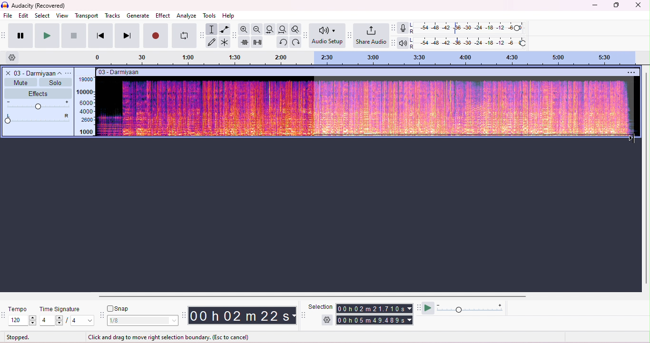 The image size is (650, 343). What do you see at coordinates (13, 58) in the screenshot?
I see `timeline options` at bounding box center [13, 58].